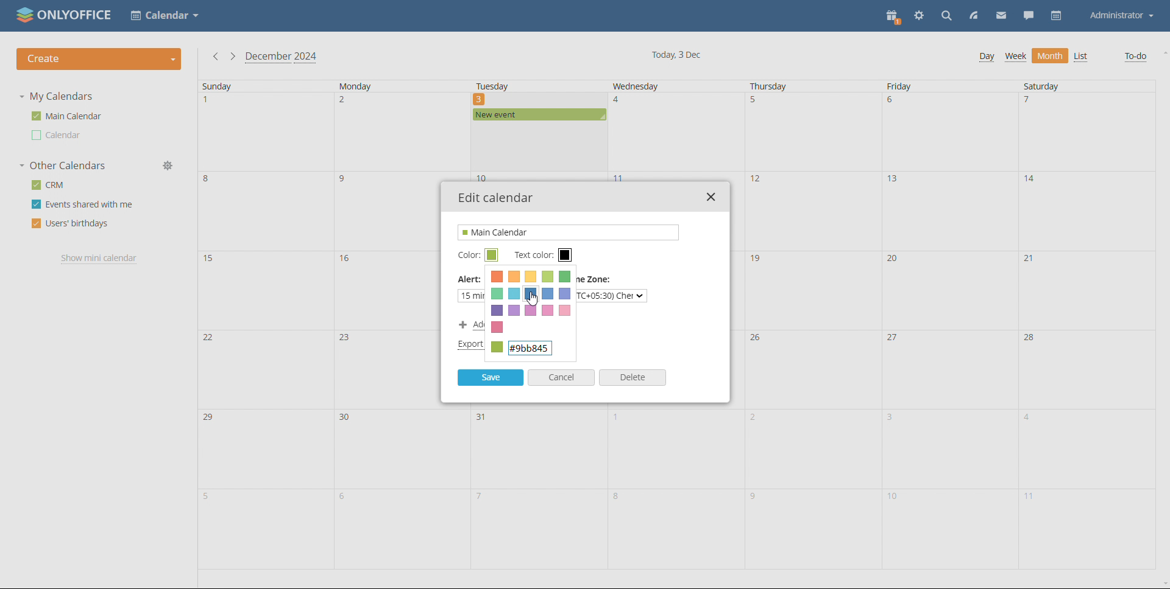 This screenshot has width=1170, height=589. What do you see at coordinates (675, 132) in the screenshot?
I see `date` at bounding box center [675, 132].